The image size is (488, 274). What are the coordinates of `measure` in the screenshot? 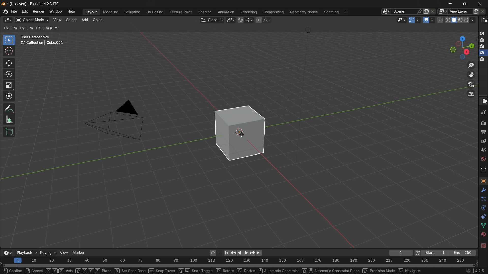 It's located at (9, 120).